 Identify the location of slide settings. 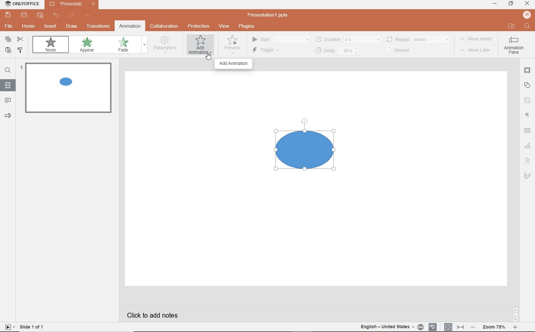
(528, 71).